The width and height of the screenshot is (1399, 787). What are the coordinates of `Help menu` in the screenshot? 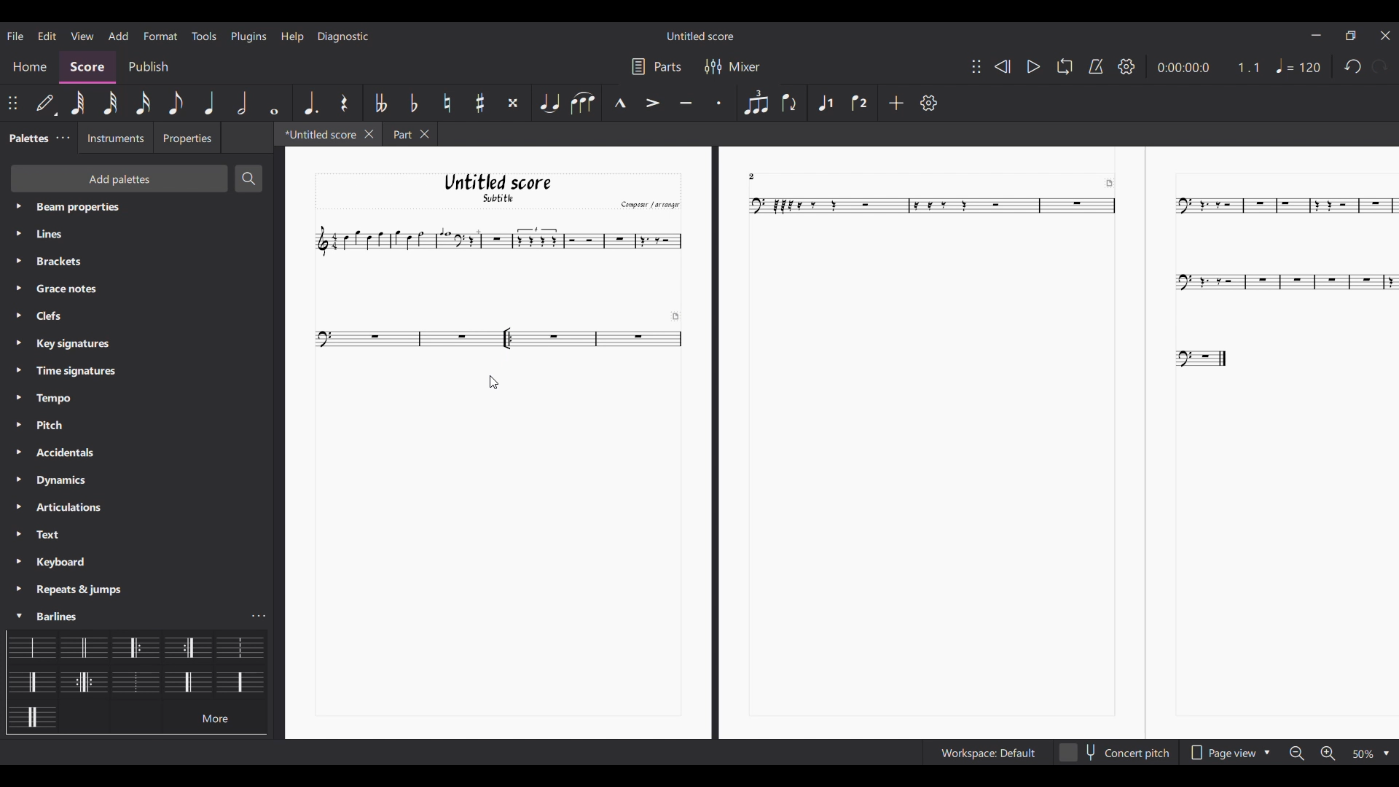 It's located at (292, 36).